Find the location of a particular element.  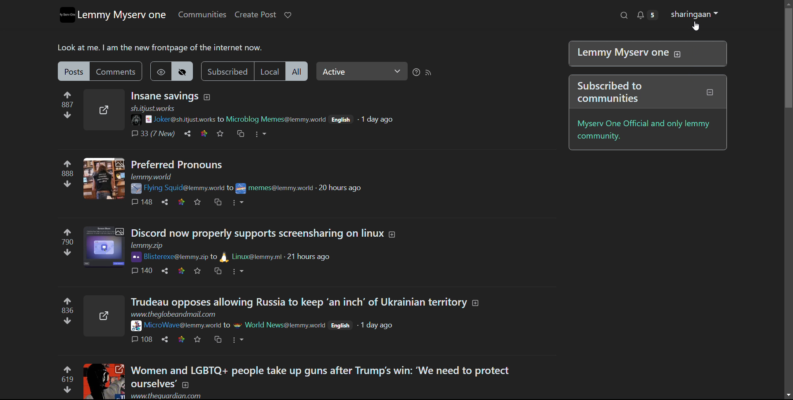

Subscribed to
communities is located at coordinates (612, 92).